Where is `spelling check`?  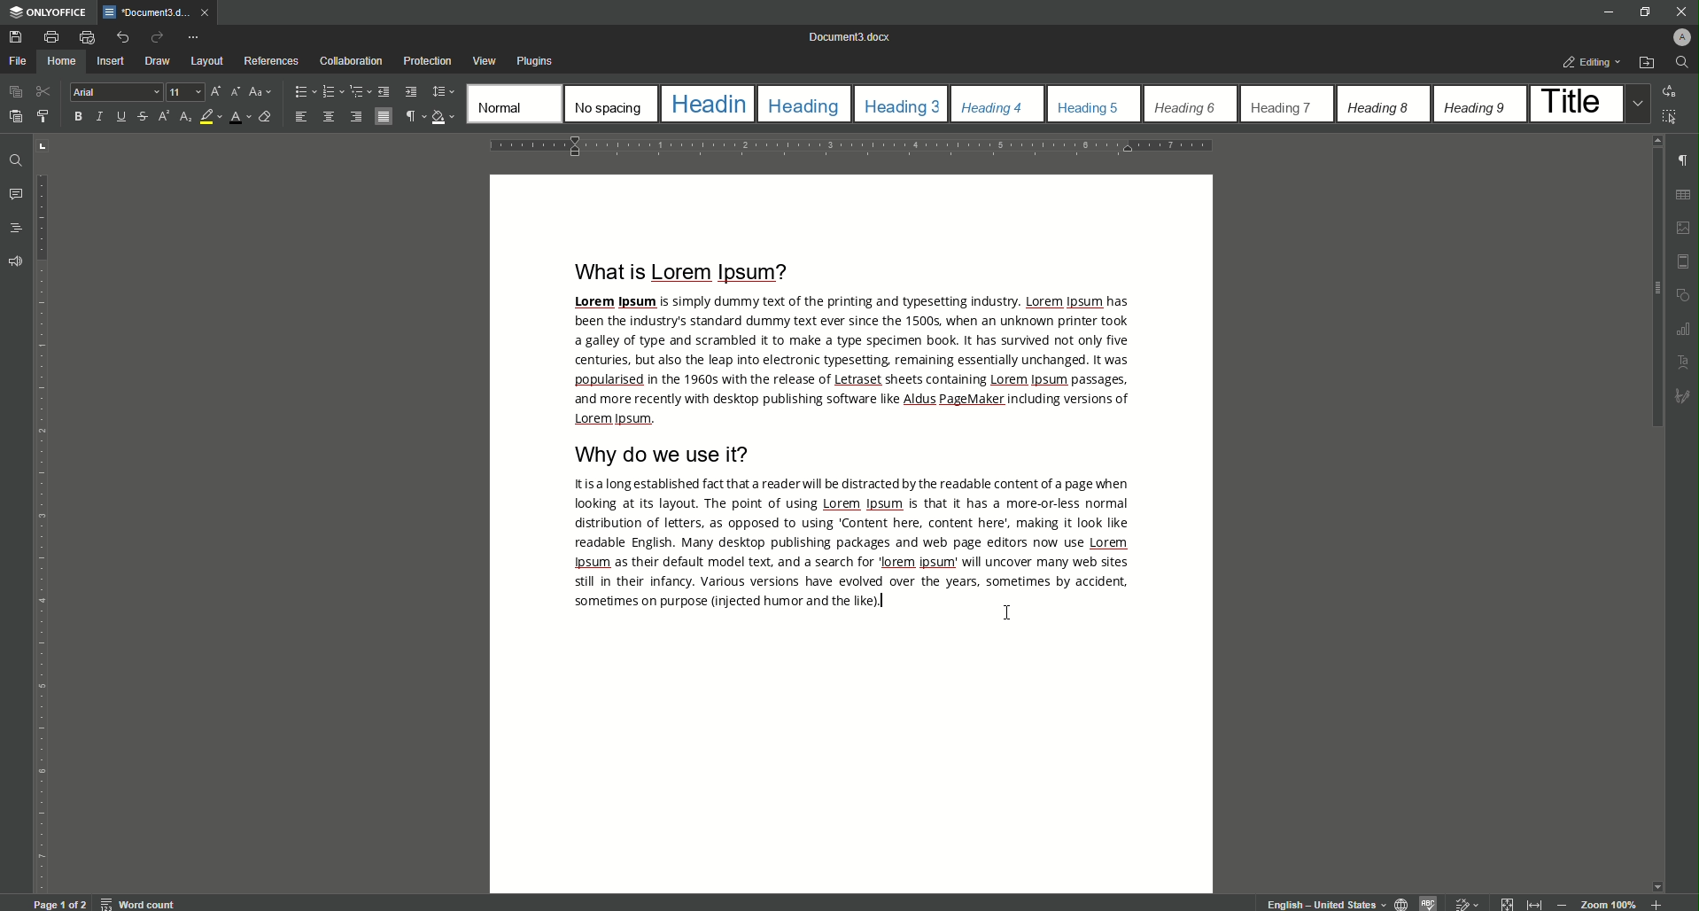
spelling check is located at coordinates (1431, 902).